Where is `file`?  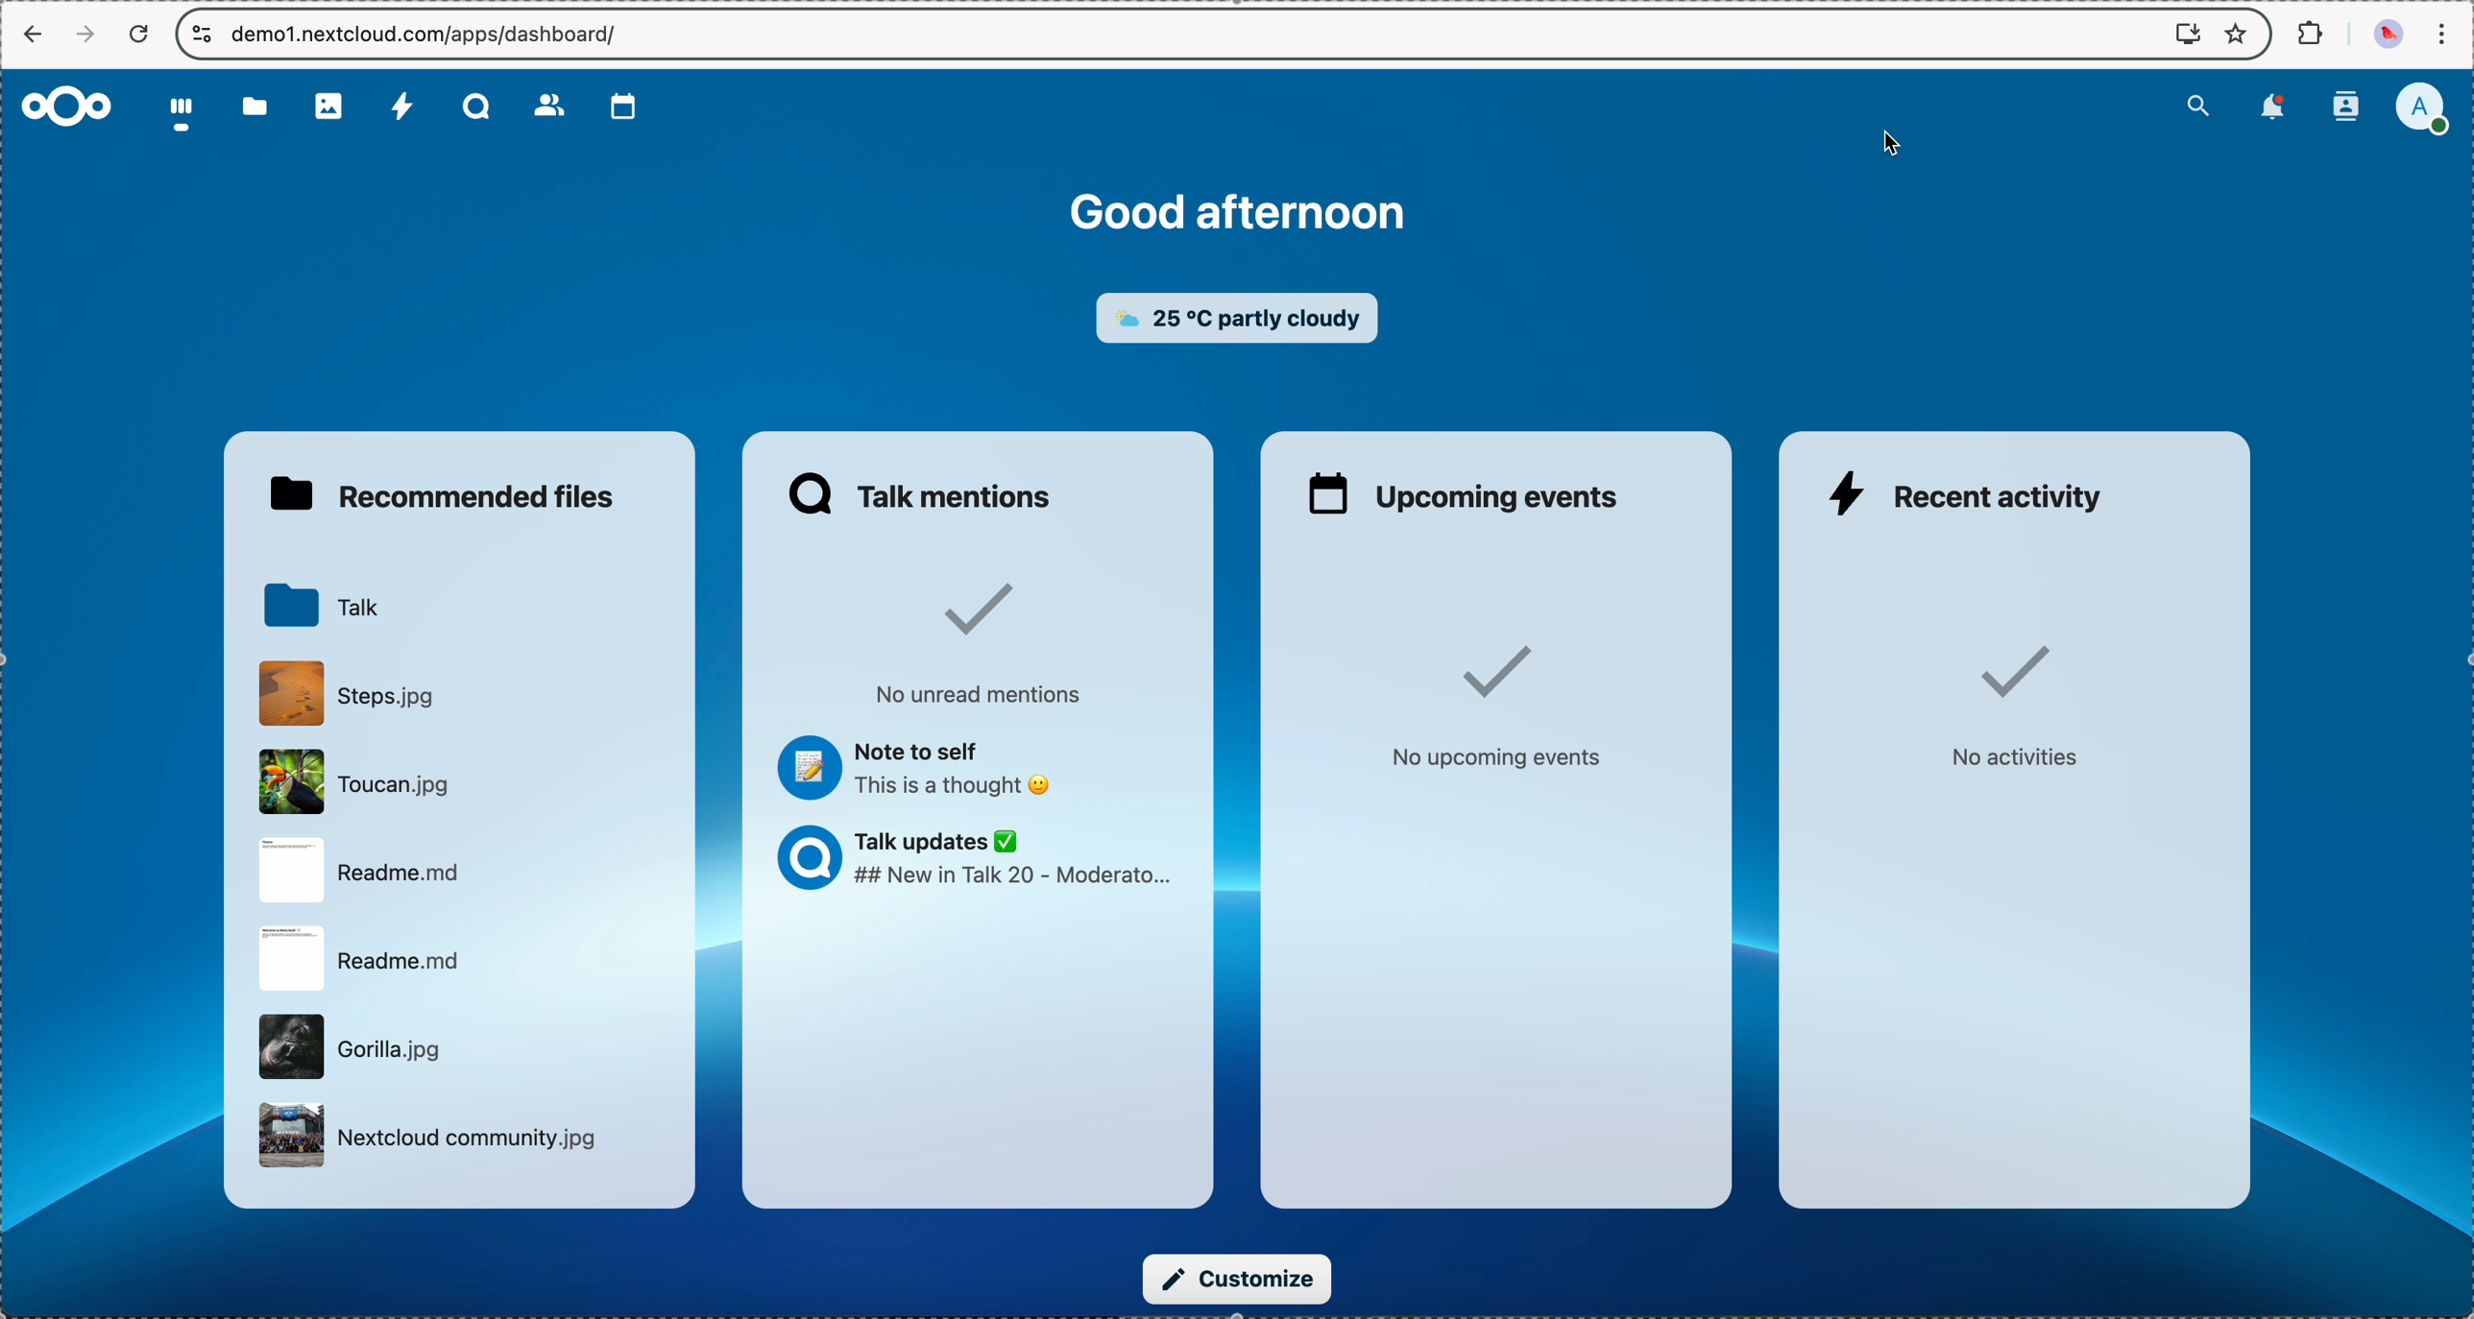 file is located at coordinates (365, 871).